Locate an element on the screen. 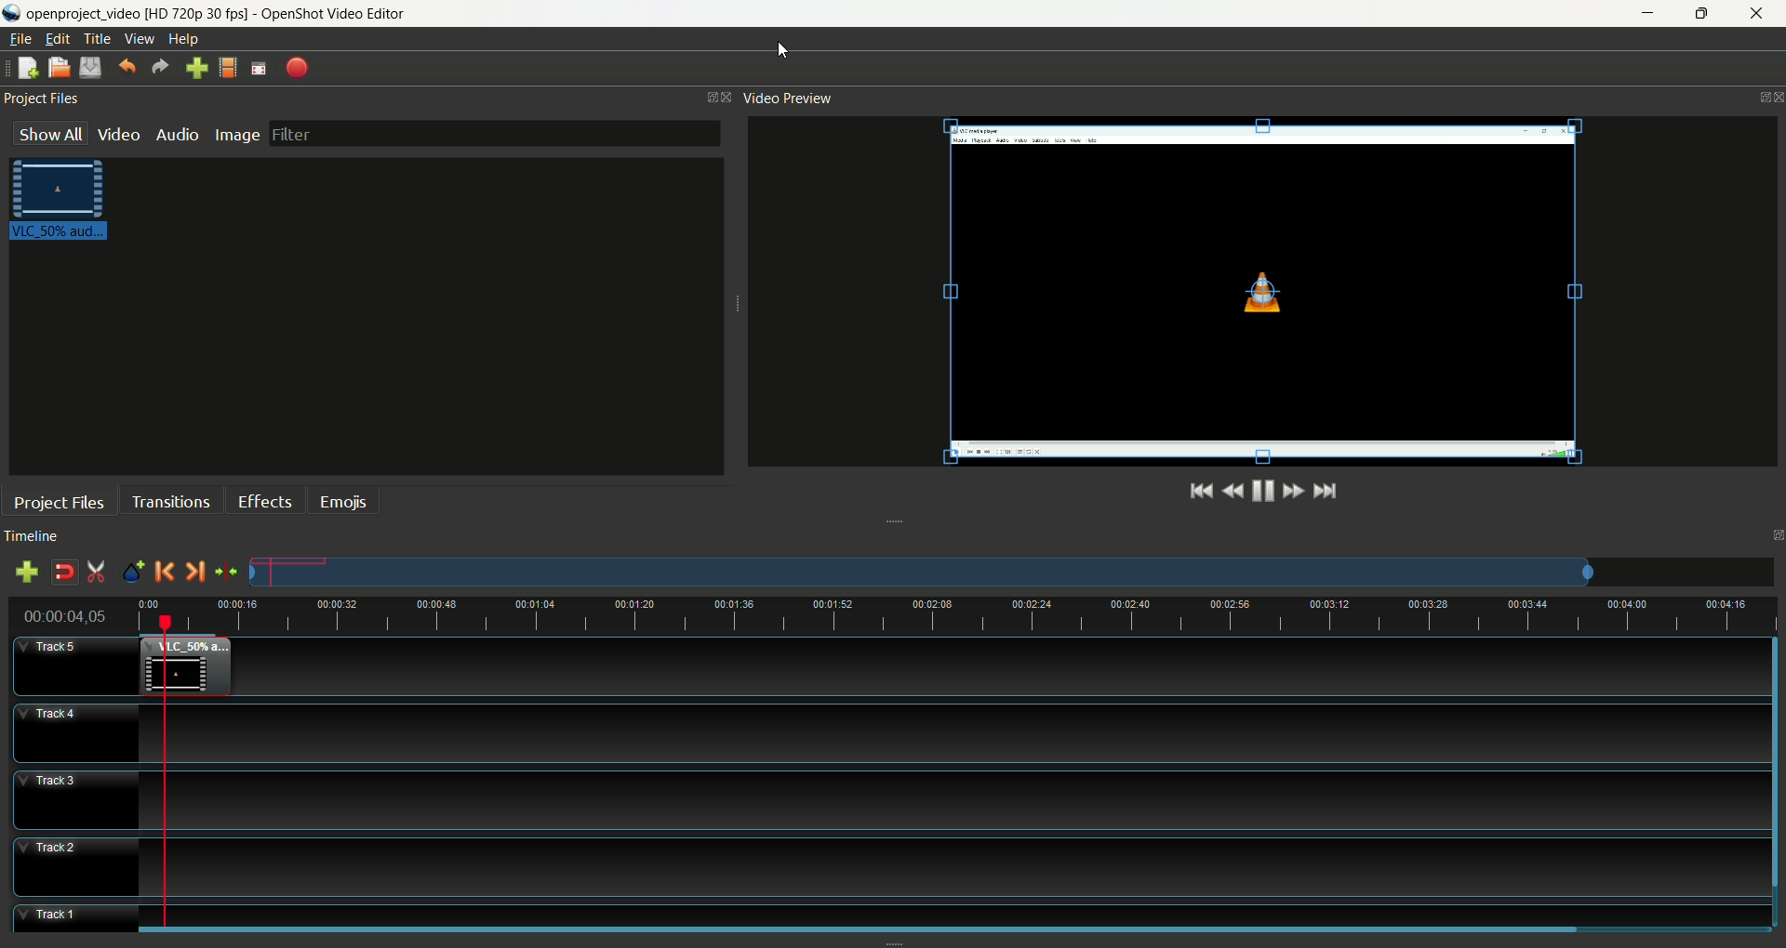 Image resolution: width=1786 pixels, height=948 pixels. edit is located at coordinates (55, 39).